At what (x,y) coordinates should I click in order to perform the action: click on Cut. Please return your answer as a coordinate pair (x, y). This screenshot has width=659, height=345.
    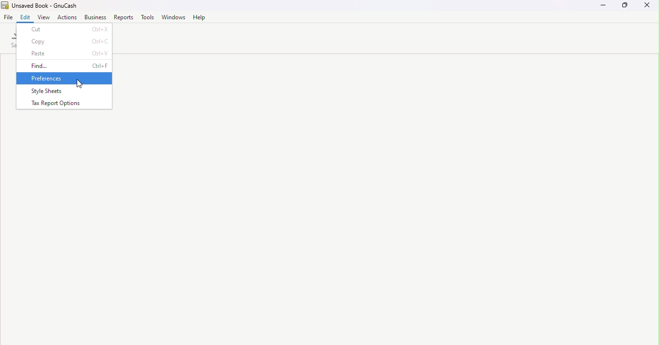
    Looking at the image, I should click on (64, 29).